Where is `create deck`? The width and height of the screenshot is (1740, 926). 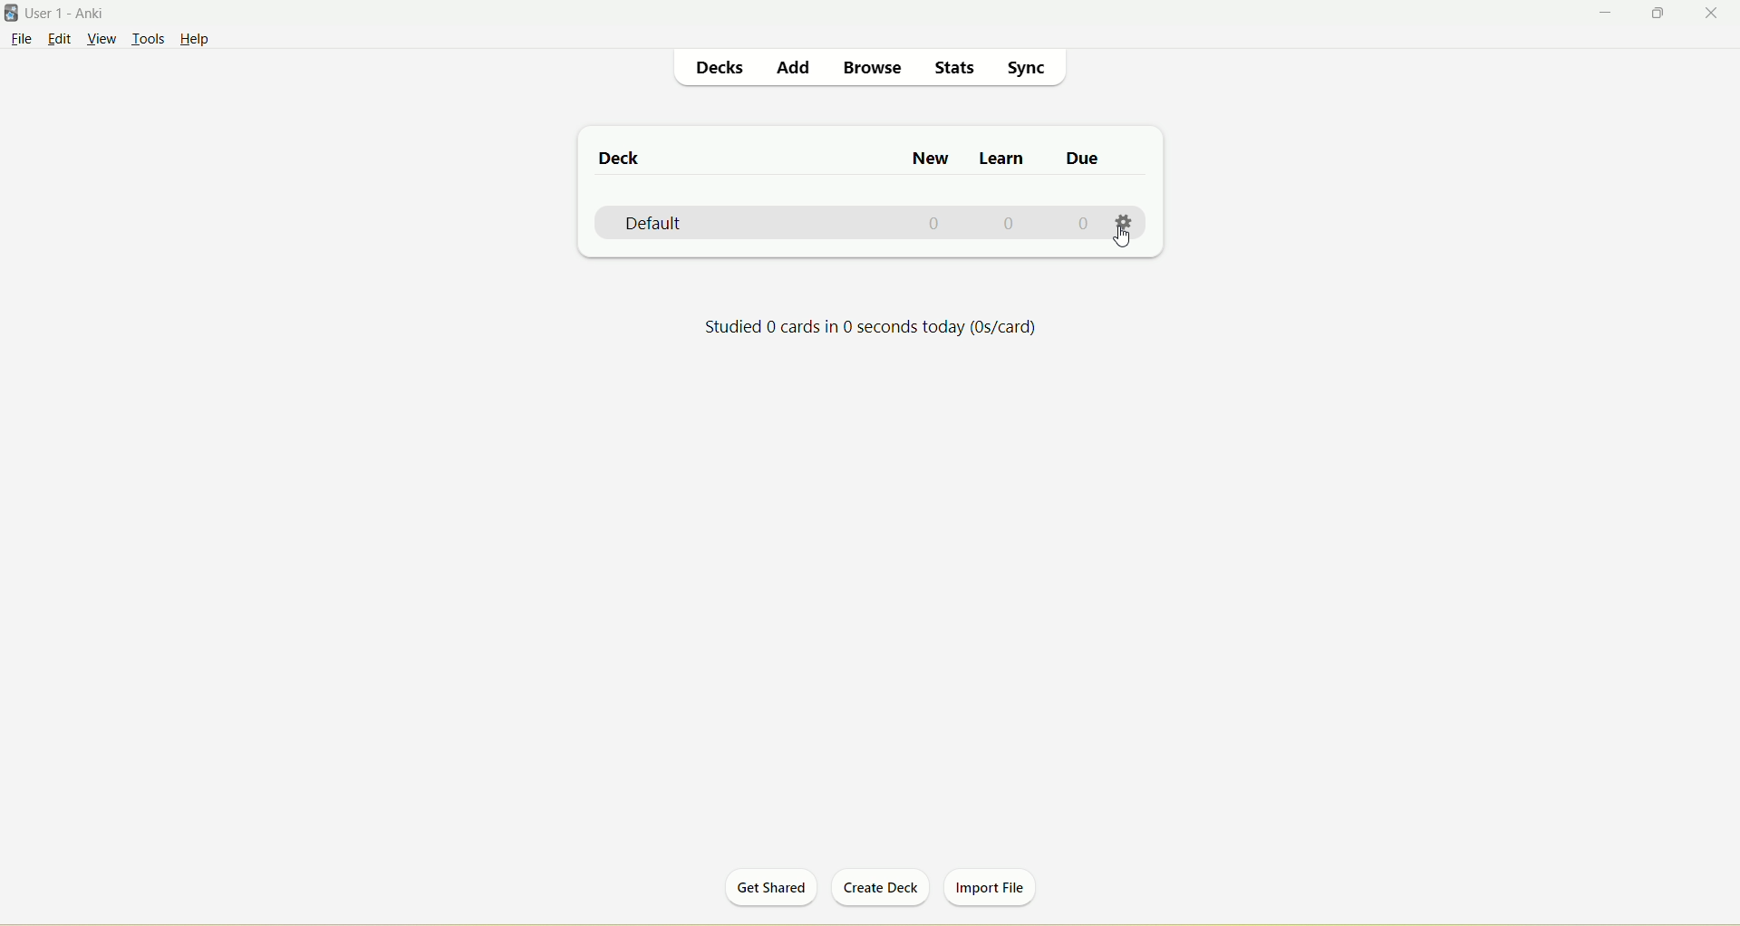 create deck is located at coordinates (878, 891).